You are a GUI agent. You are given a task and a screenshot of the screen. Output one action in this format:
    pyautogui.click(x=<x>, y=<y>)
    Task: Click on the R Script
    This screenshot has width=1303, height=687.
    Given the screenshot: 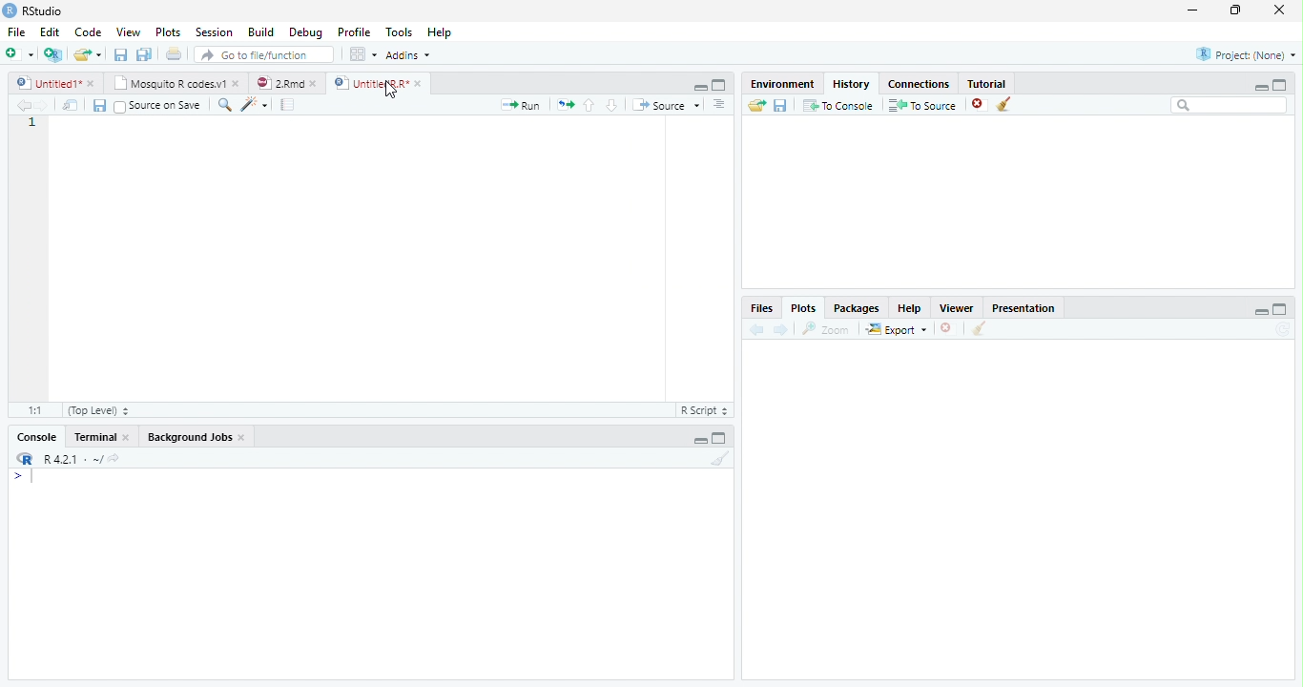 What is the action you would take?
    pyautogui.click(x=704, y=411)
    